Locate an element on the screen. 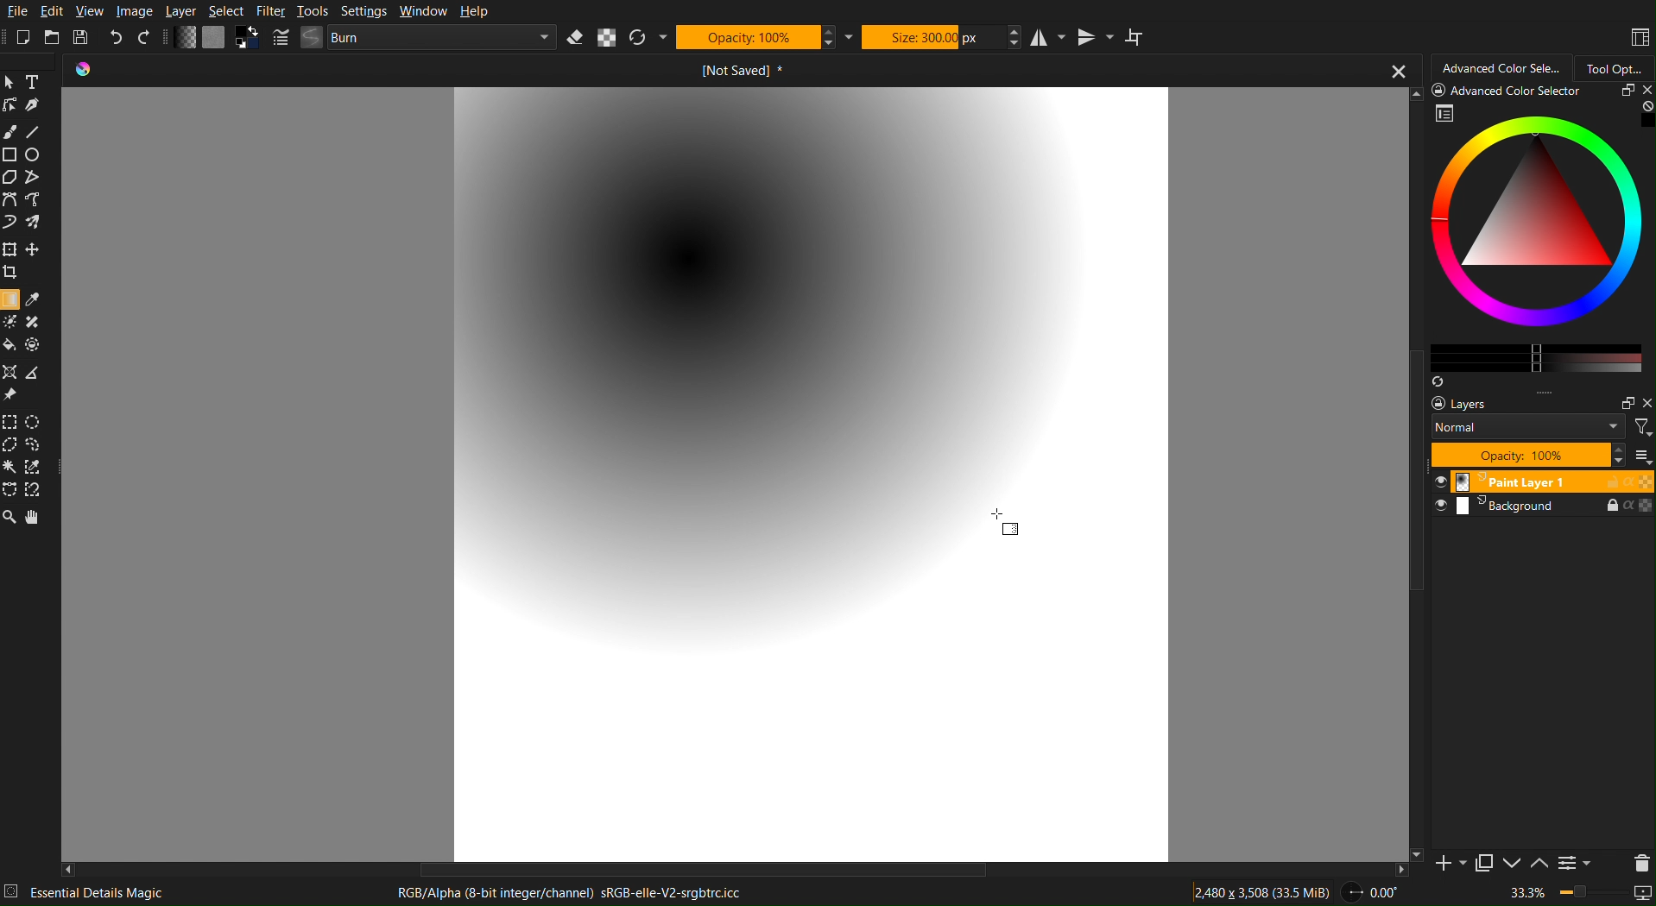  Radial Gradient is located at coordinates (777, 357).